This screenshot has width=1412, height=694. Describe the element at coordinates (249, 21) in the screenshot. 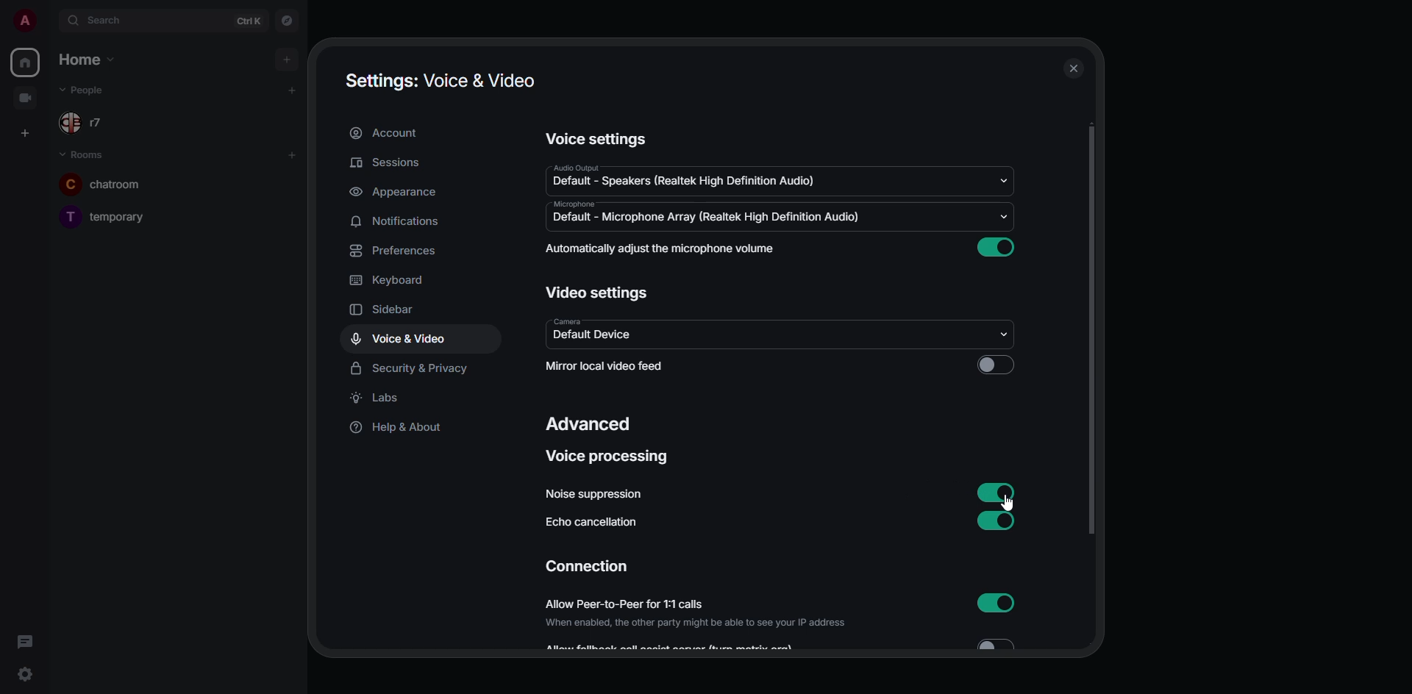

I see `ctrl K` at that location.